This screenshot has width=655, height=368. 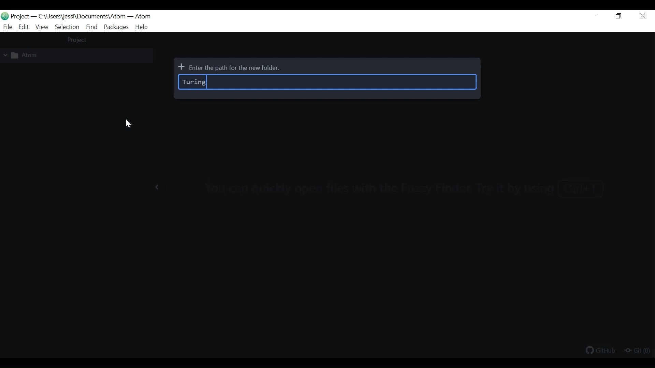 I want to click on Edit, so click(x=24, y=27).